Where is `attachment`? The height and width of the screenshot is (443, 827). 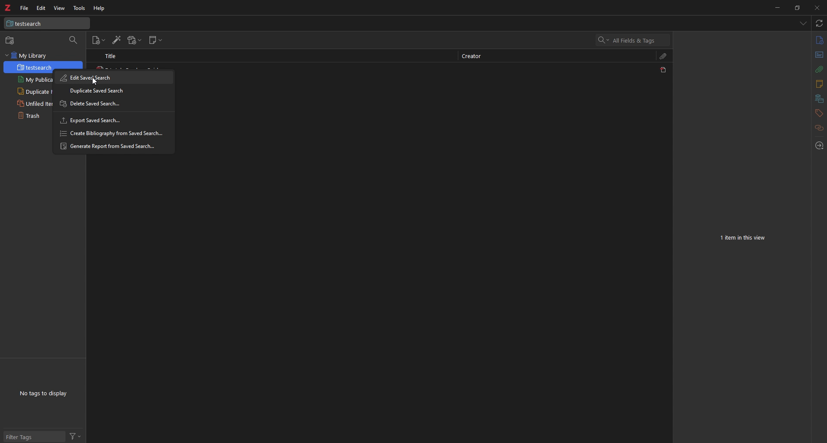 attachment is located at coordinates (820, 69).